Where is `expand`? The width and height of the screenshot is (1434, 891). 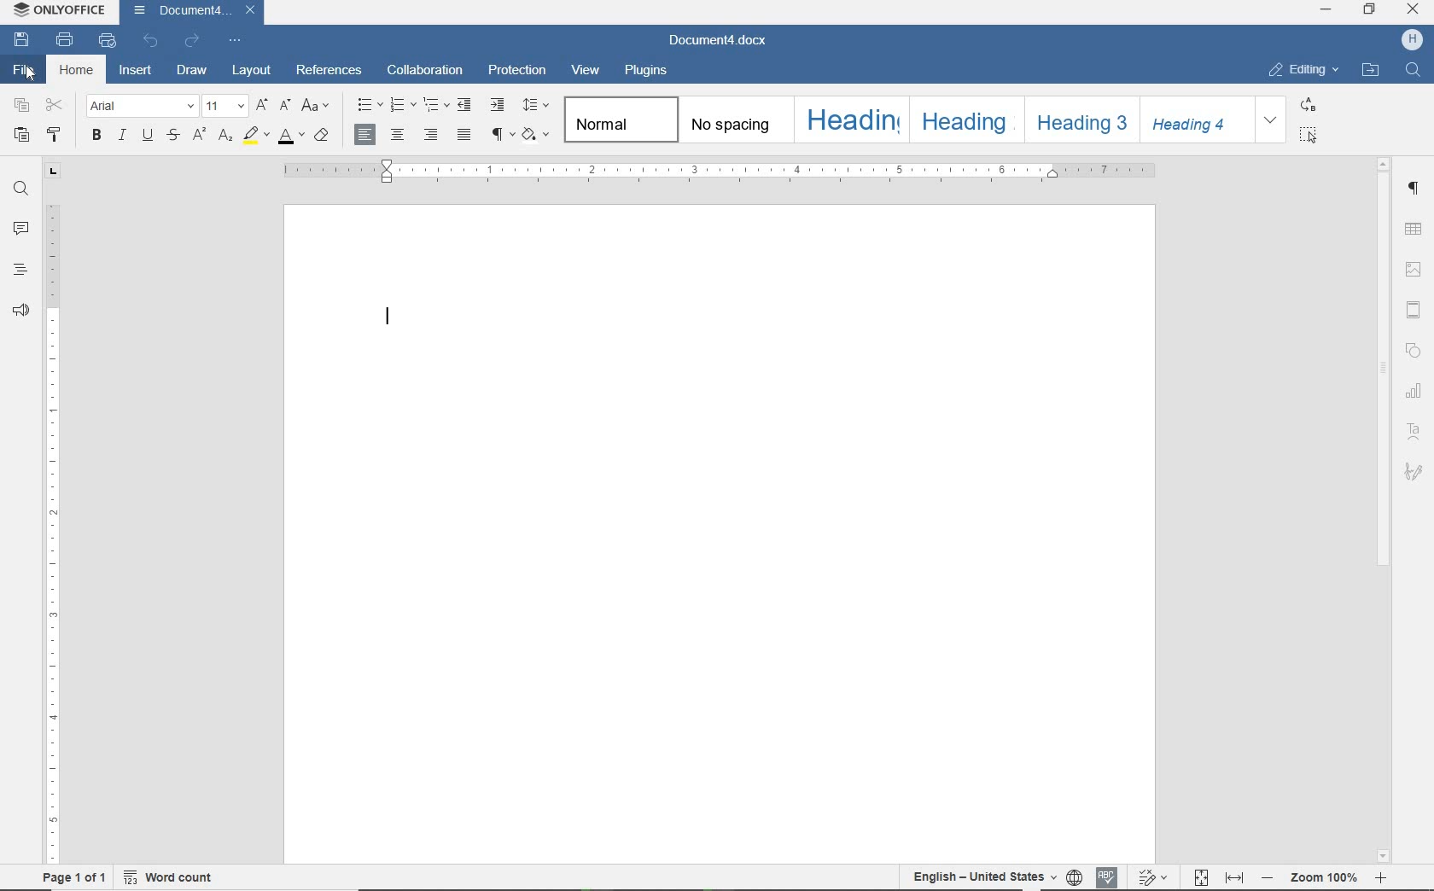 expand is located at coordinates (1271, 121).